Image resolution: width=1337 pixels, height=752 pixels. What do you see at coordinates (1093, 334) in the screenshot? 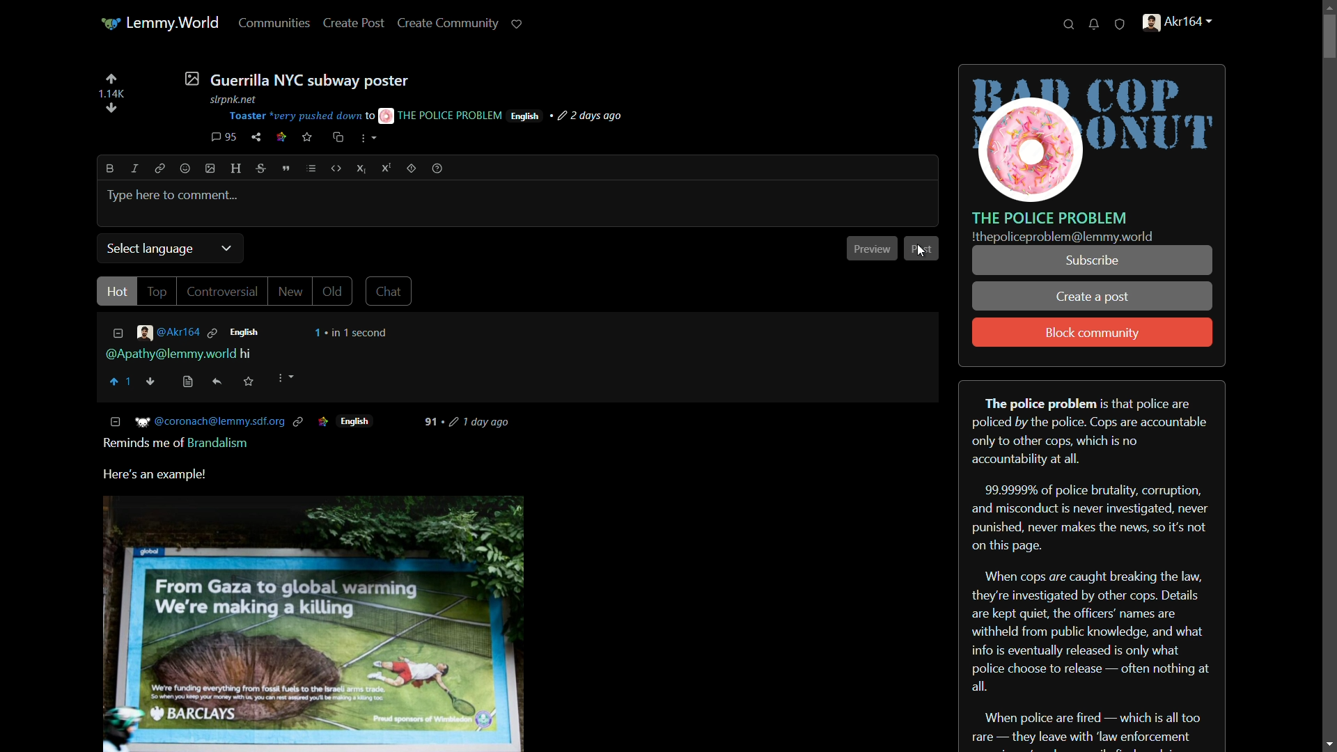
I see `block community` at bounding box center [1093, 334].